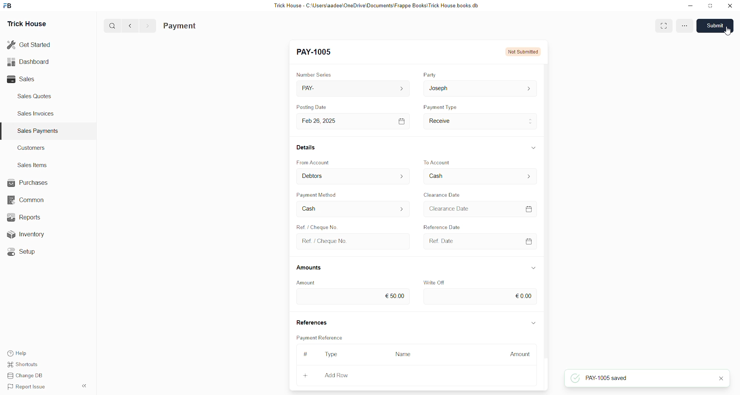 Image resolution: width=740 pixels, height=395 pixels. I want to click on Sales Payments, so click(39, 131).